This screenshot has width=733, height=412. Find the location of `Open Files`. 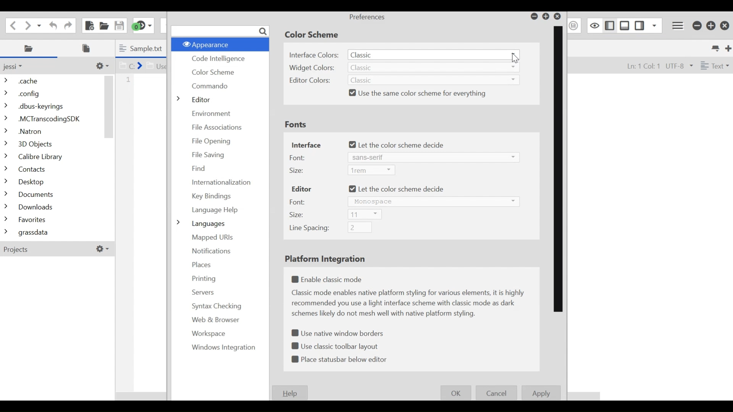

Open Files is located at coordinates (89, 48).